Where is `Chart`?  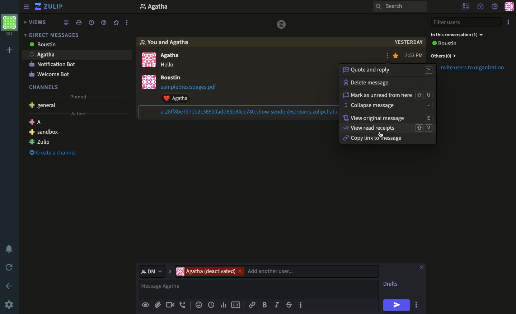
Chart is located at coordinates (224, 305).